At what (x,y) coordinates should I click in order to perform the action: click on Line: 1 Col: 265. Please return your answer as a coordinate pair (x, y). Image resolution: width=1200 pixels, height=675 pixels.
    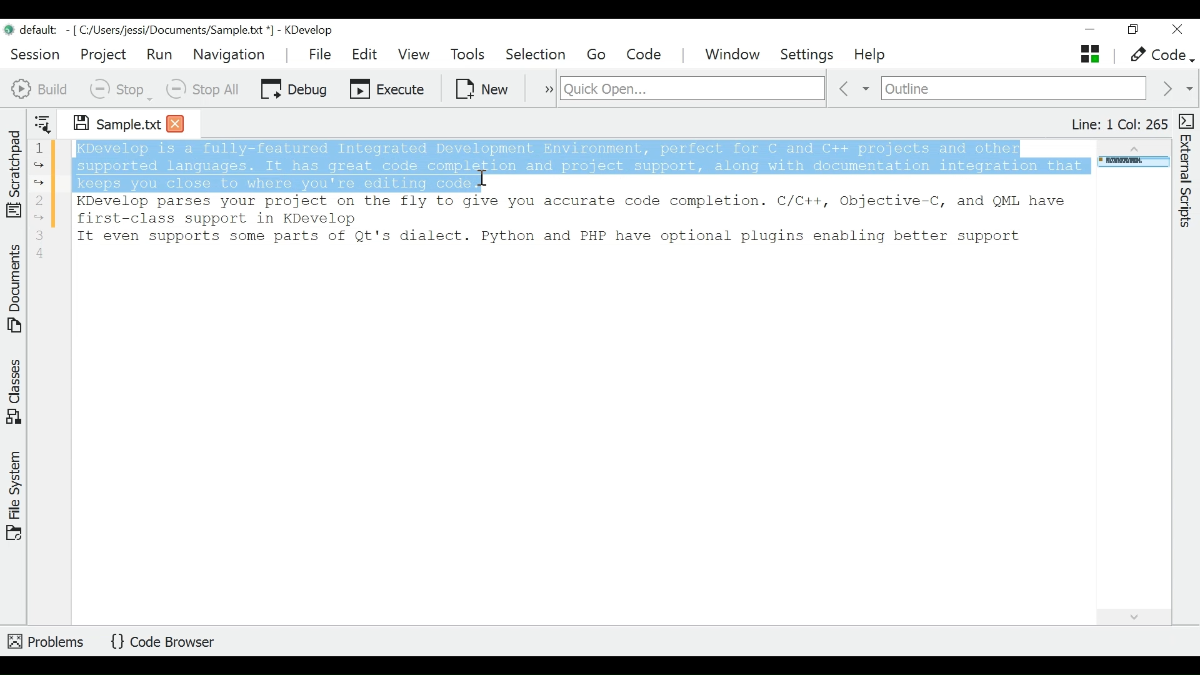
    Looking at the image, I should click on (1118, 124).